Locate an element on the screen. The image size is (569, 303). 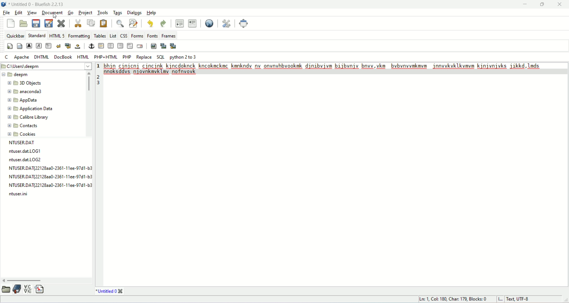
insert file is located at coordinates (41, 289).